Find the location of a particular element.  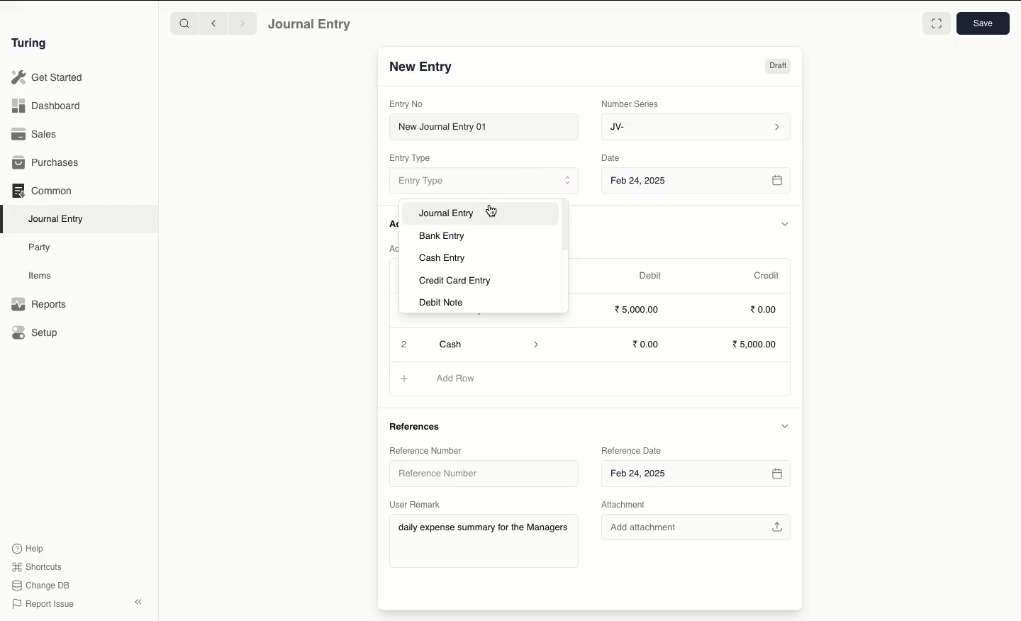

Credit Card Entry is located at coordinates (453, 280).